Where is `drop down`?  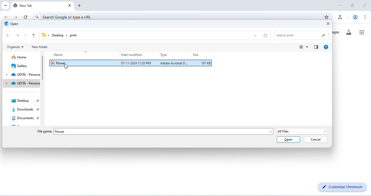
drop down is located at coordinates (26, 35).